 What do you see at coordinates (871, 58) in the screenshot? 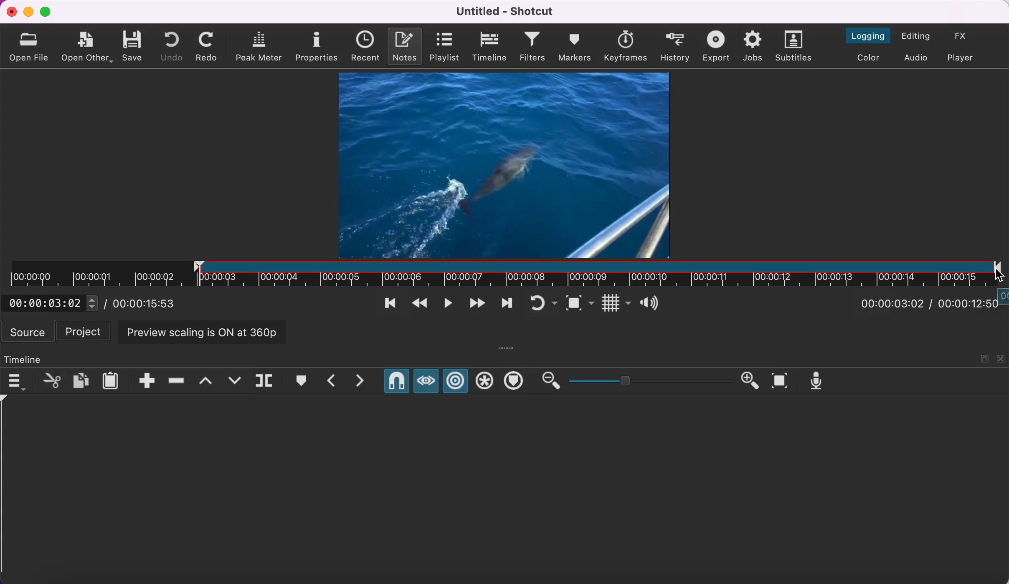
I see `switch to the color layout` at bounding box center [871, 58].